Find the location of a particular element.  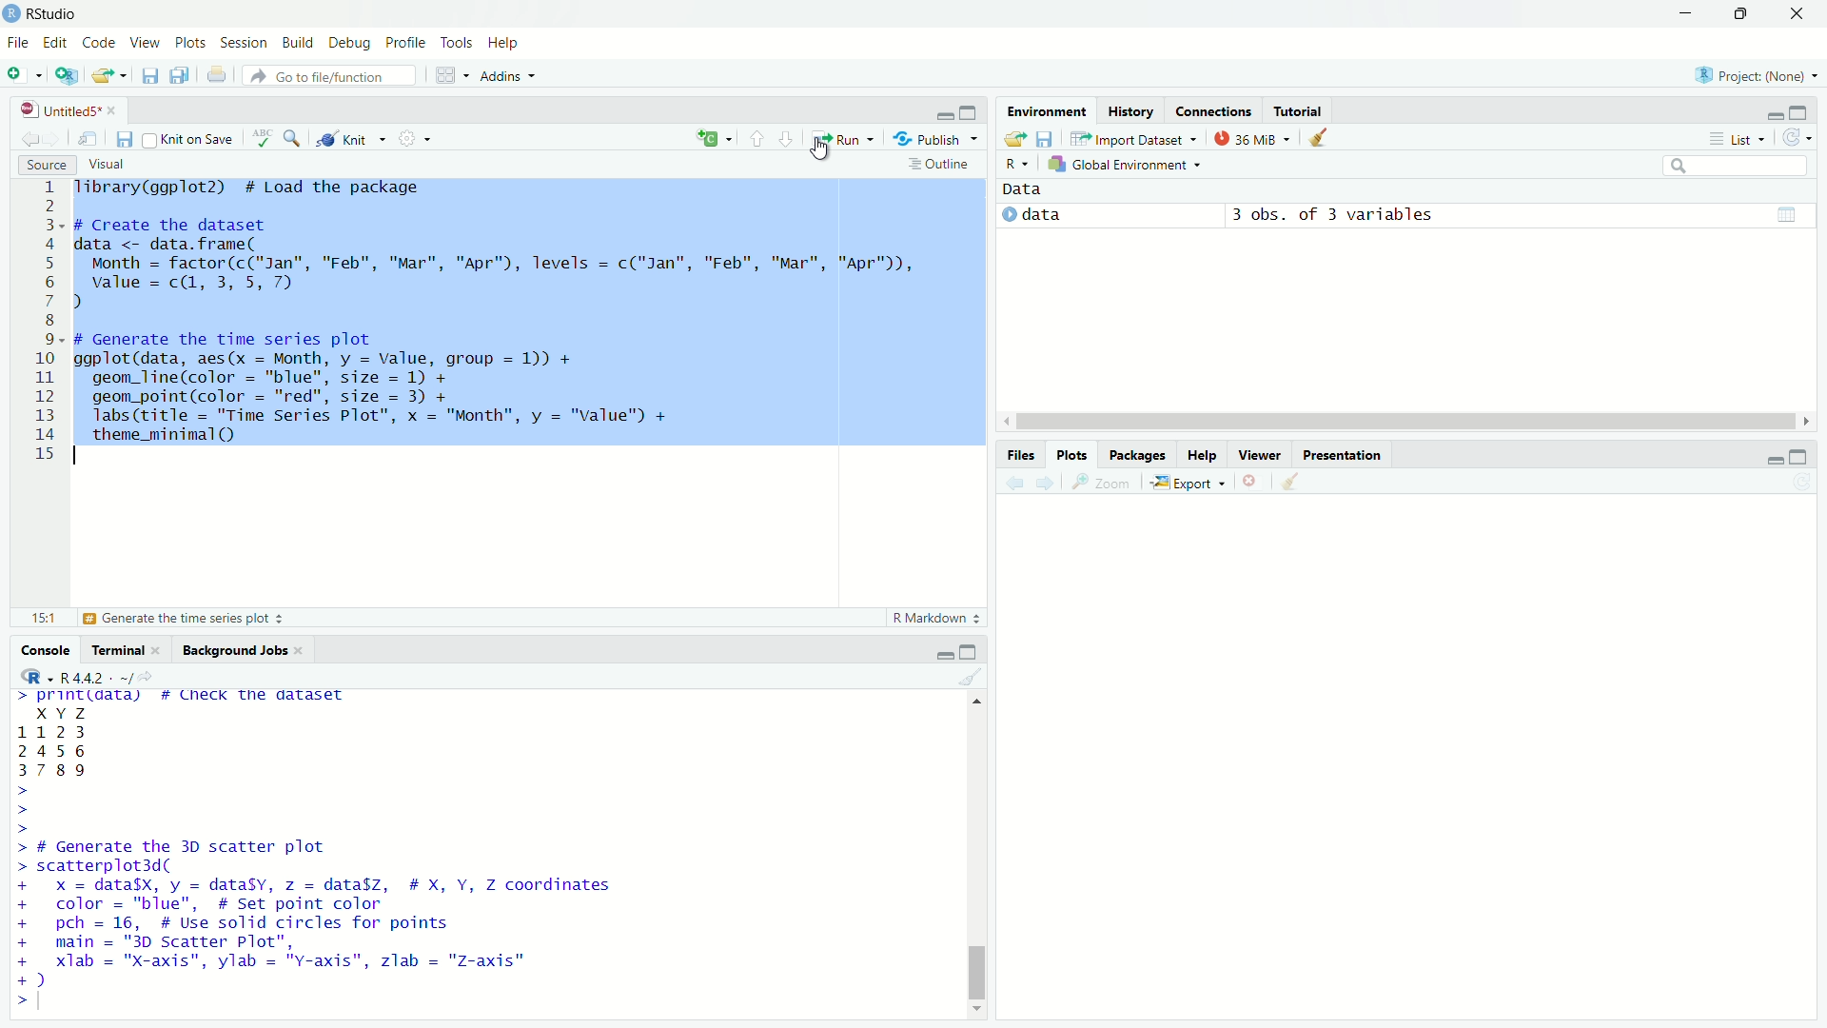

source is located at coordinates (43, 165).